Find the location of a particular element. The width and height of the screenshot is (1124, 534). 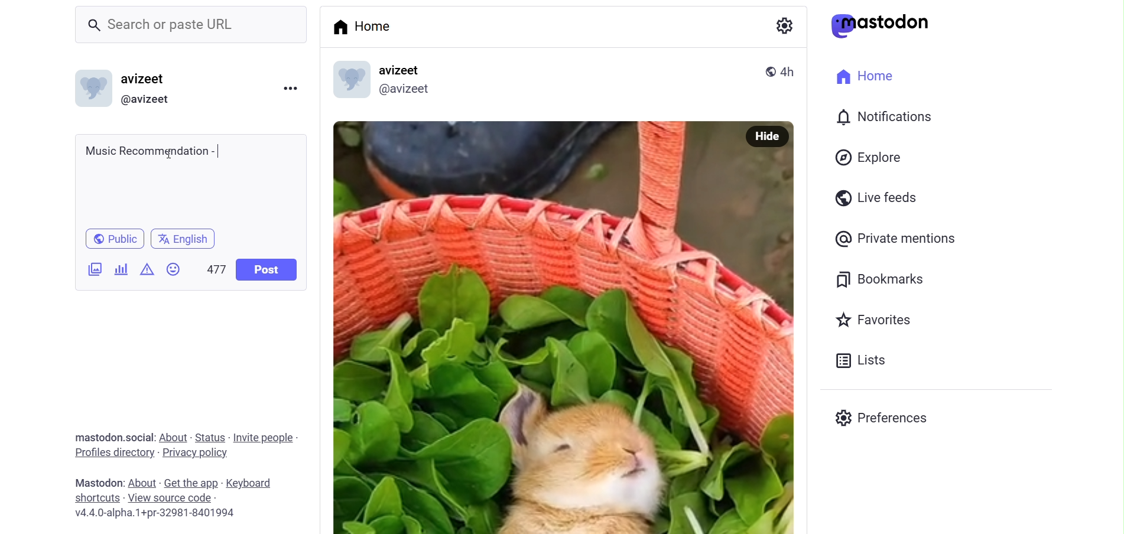

Public is located at coordinates (115, 238).